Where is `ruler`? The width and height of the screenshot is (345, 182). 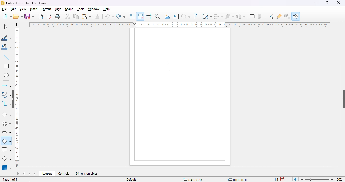
ruler is located at coordinates (179, 24).